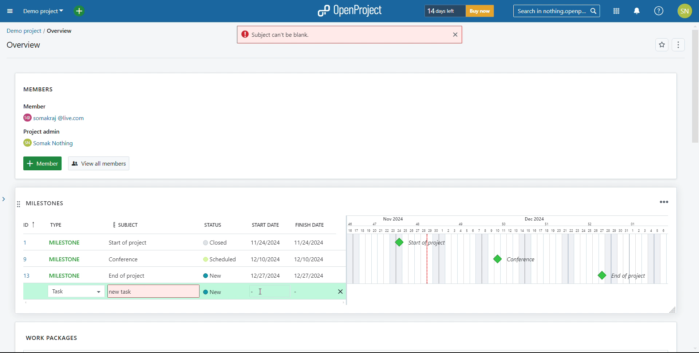 The width and height of the screenshot is (699, 353). What do you see at coordinates (617, 12) in the screenshot?
I see `modules` at bounding box center [617, 12].